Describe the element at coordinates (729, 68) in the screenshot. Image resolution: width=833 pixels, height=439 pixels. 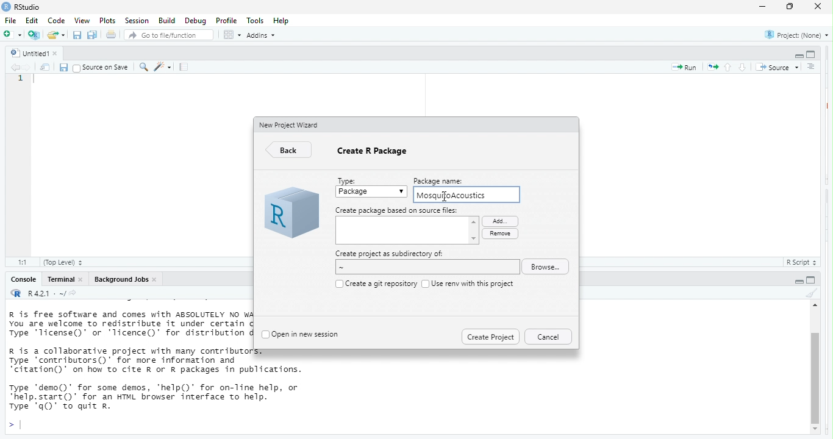
I see `go to previous section/chunk` at that location.